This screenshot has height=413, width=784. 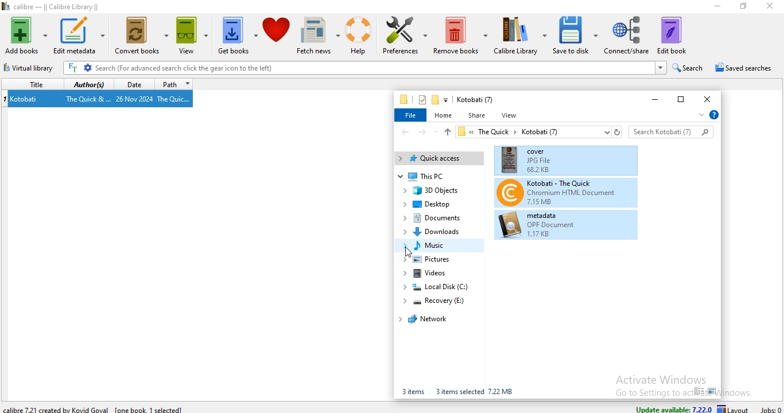 I want to click on network, so click(x=426, y=318).